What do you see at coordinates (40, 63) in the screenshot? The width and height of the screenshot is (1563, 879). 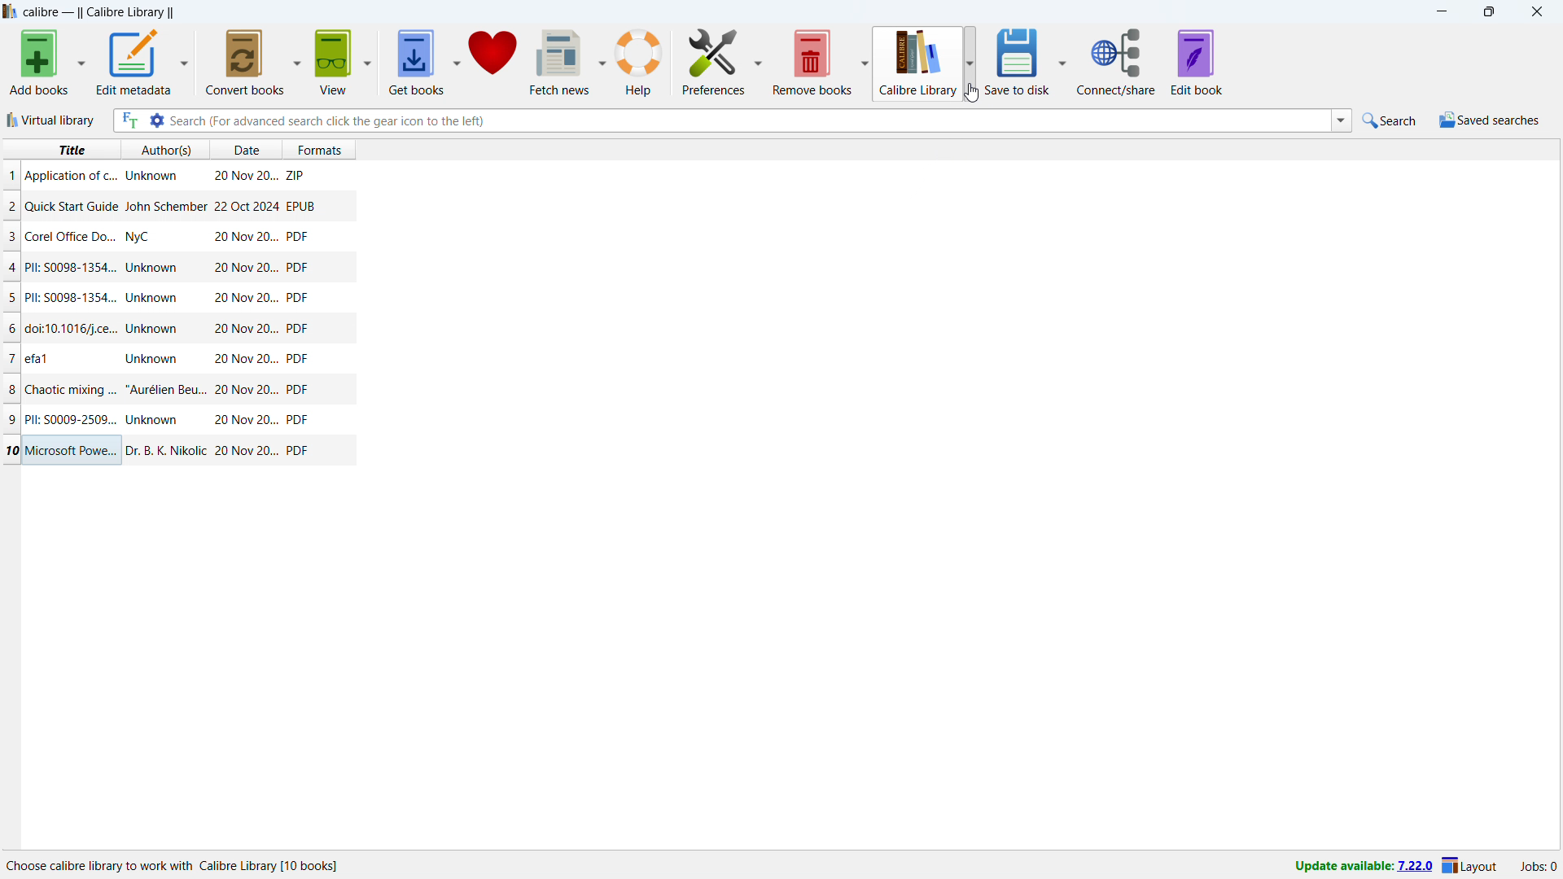 I see `add books` at bounding box center [40, 63].